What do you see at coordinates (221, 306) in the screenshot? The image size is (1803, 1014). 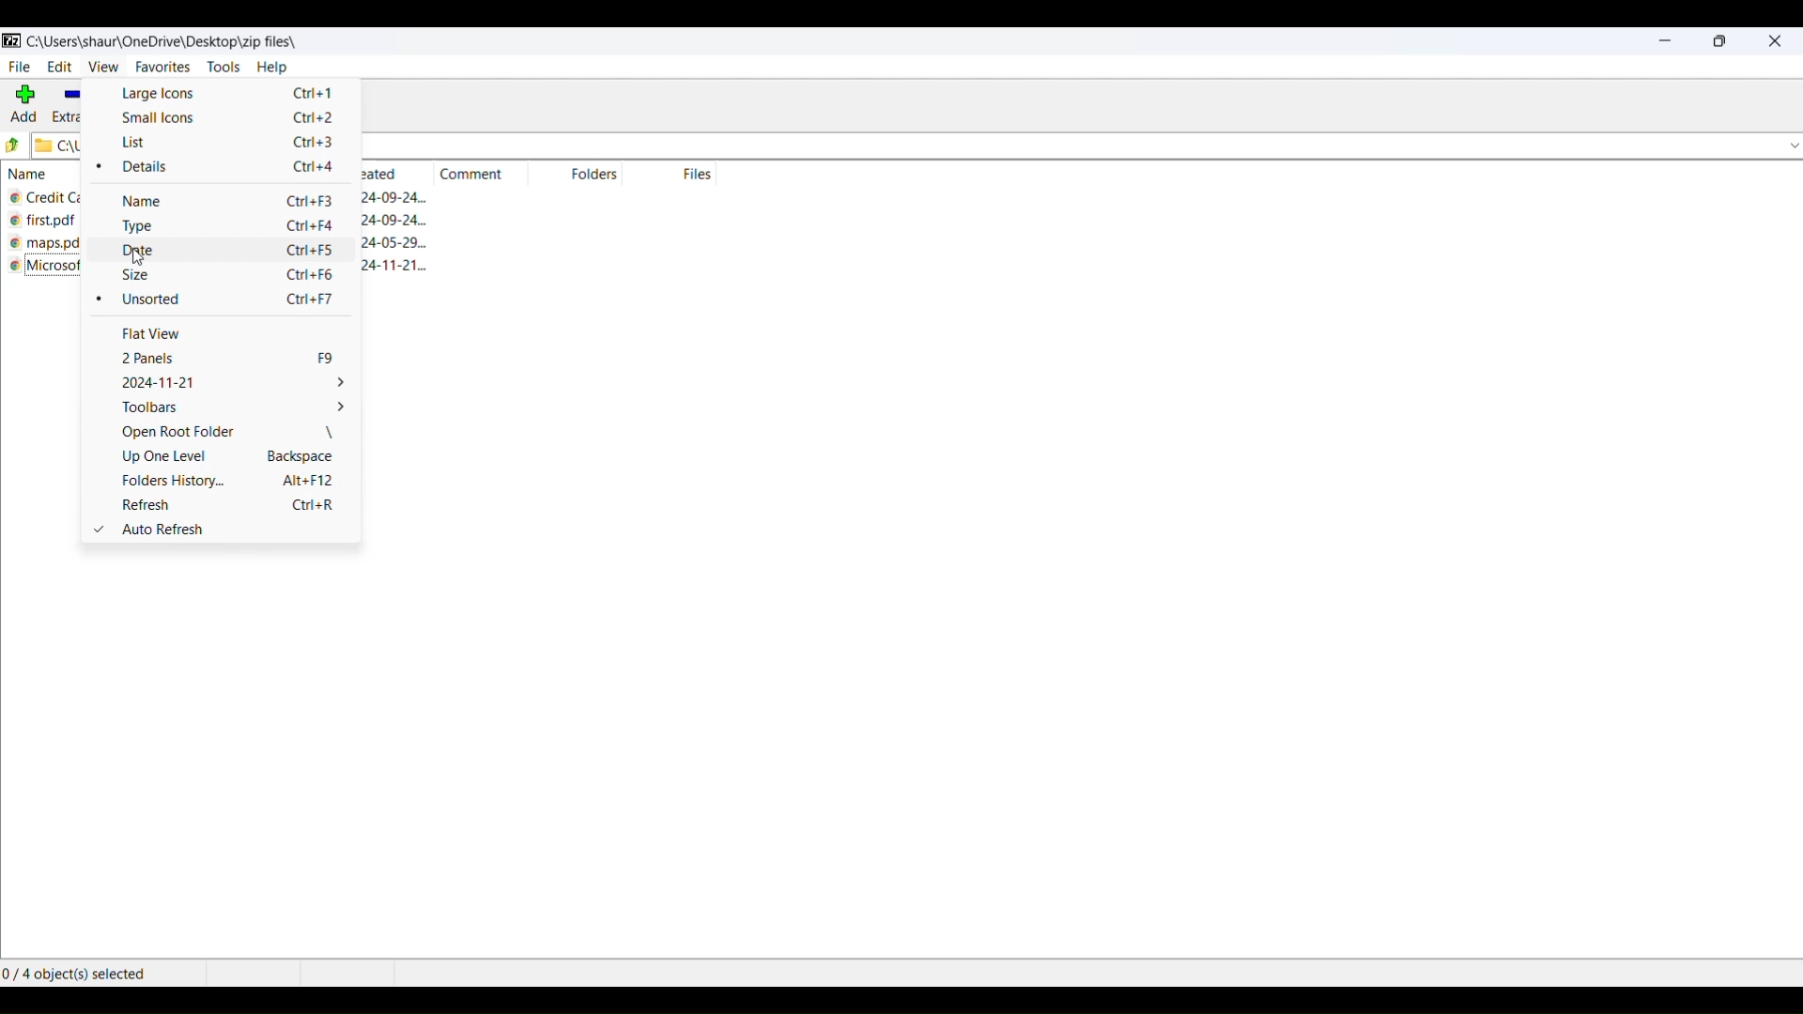 I see `unsorted` at bounding box center [221, 306].